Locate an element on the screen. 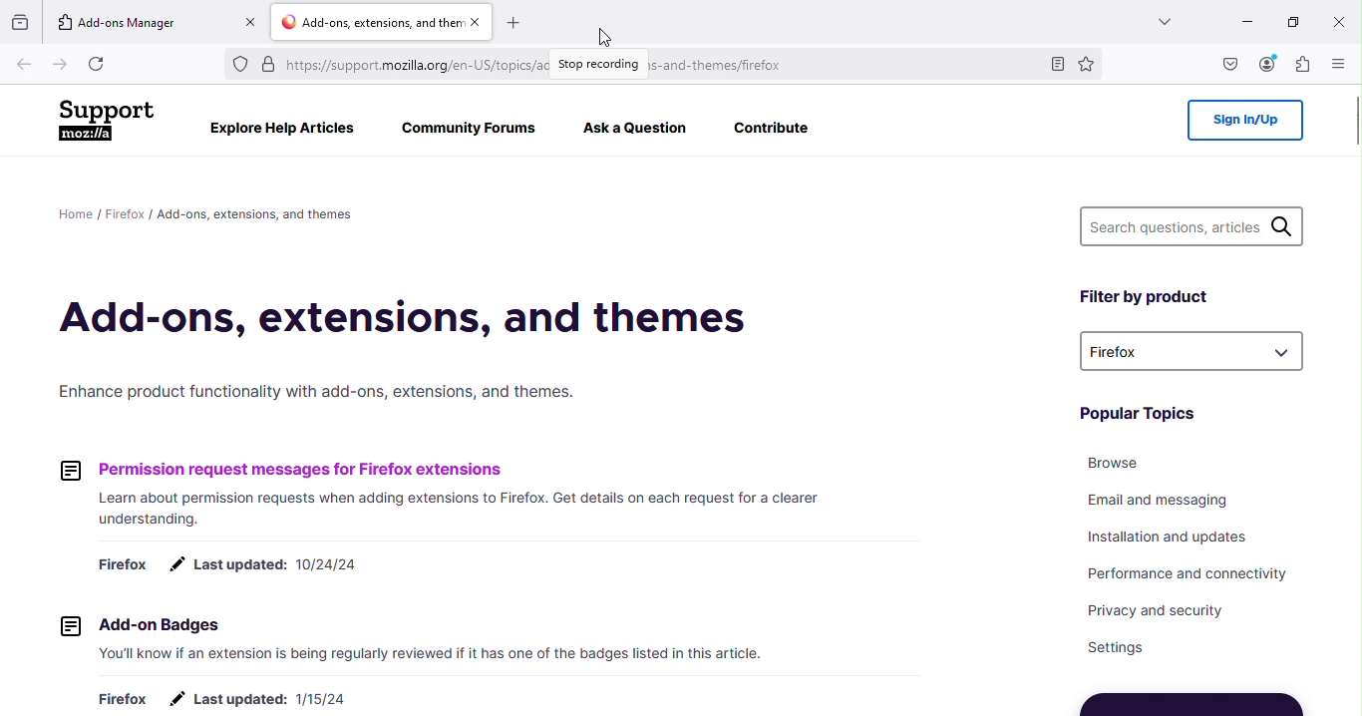  Installation and updates. is located at coordinates (1164, 541).